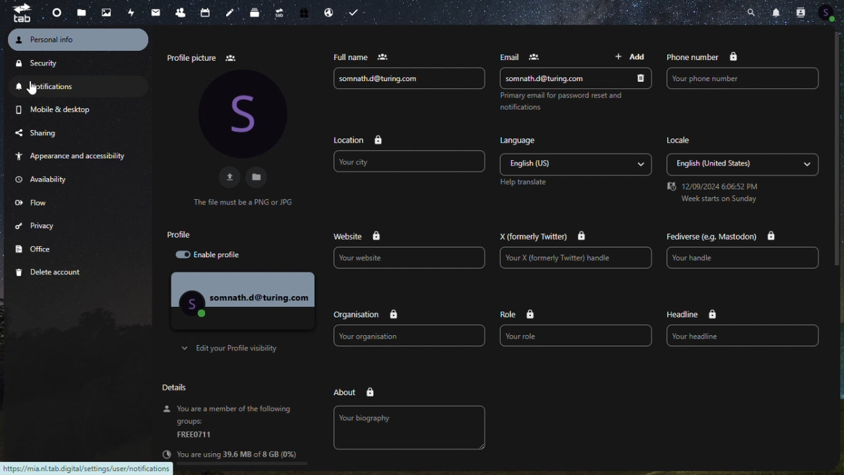 The image size is (844, 475). Describe the element at coordinates (680, 141) in the screenshot. I see `locale` at that location.